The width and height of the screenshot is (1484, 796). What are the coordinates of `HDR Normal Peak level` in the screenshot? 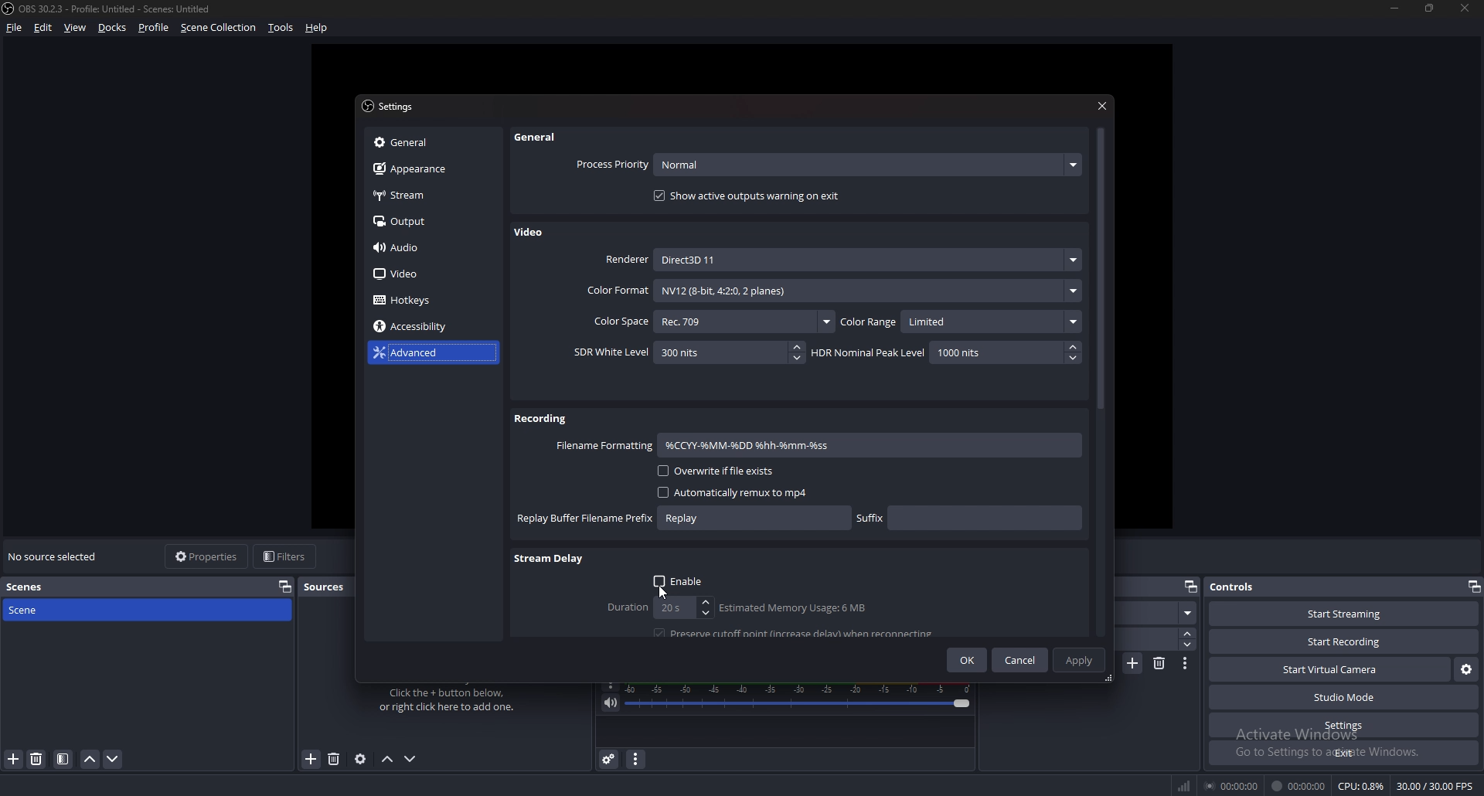 It's located at (945, 352).